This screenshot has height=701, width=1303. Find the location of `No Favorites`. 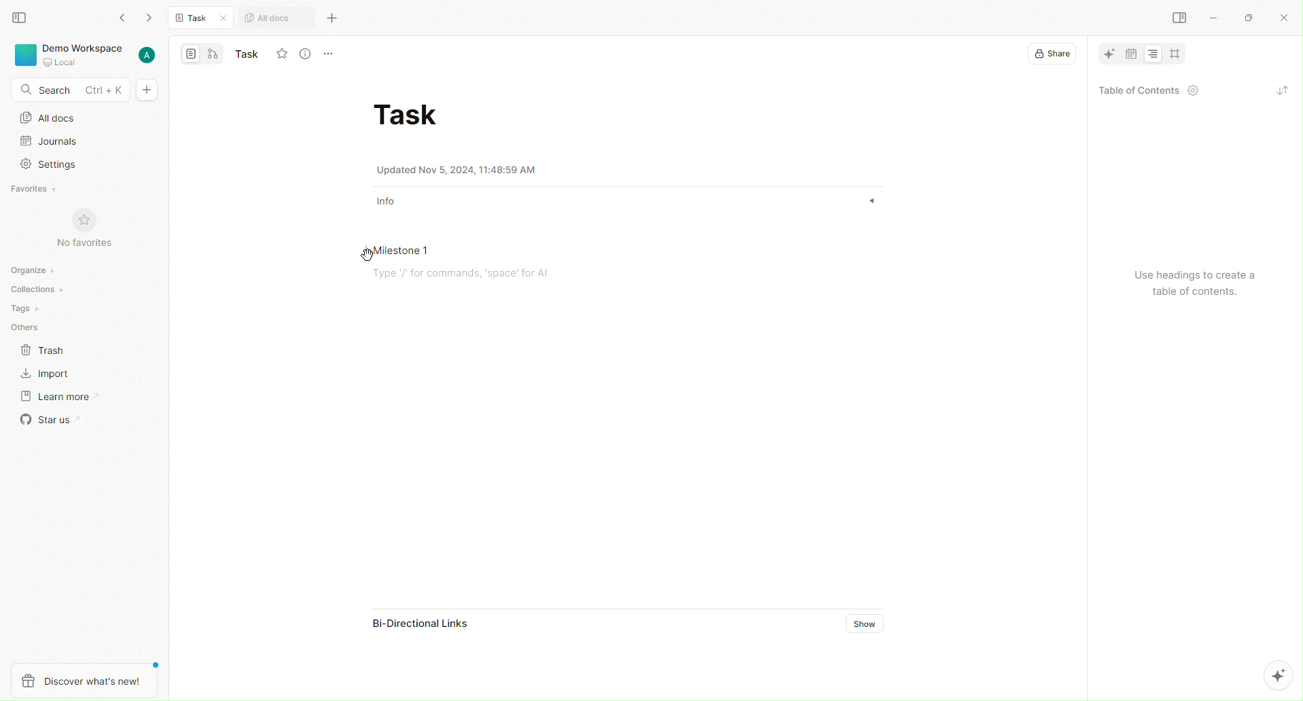

No Favorites is located at coordinates (79, 230).